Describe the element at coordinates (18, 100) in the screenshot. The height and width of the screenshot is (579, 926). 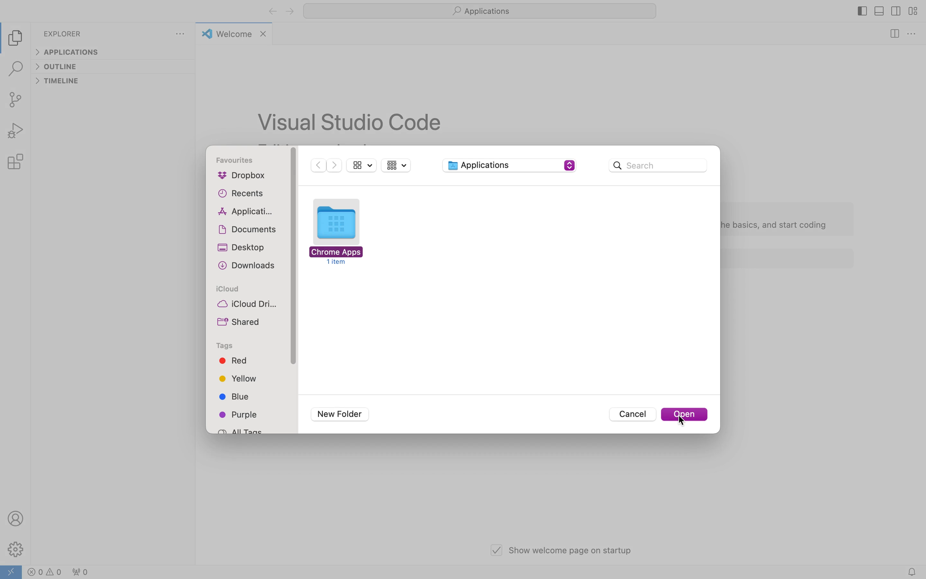
I see `source control` at that location.